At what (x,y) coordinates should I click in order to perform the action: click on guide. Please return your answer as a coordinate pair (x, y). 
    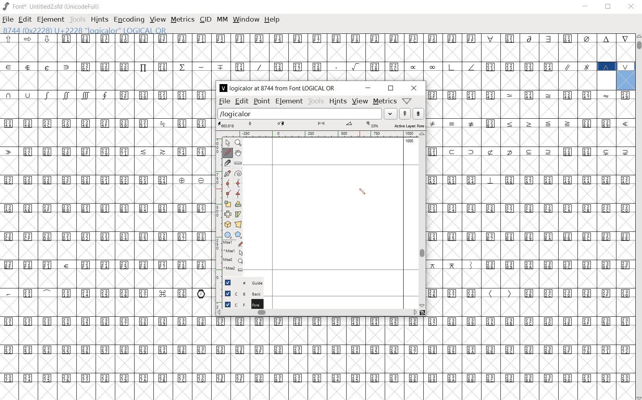
    Looking at the image, I should click on (239, 283).